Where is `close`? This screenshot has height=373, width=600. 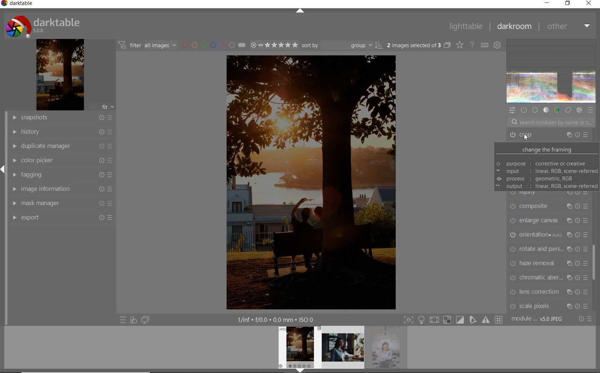
close is located at coordinates (588, 4).